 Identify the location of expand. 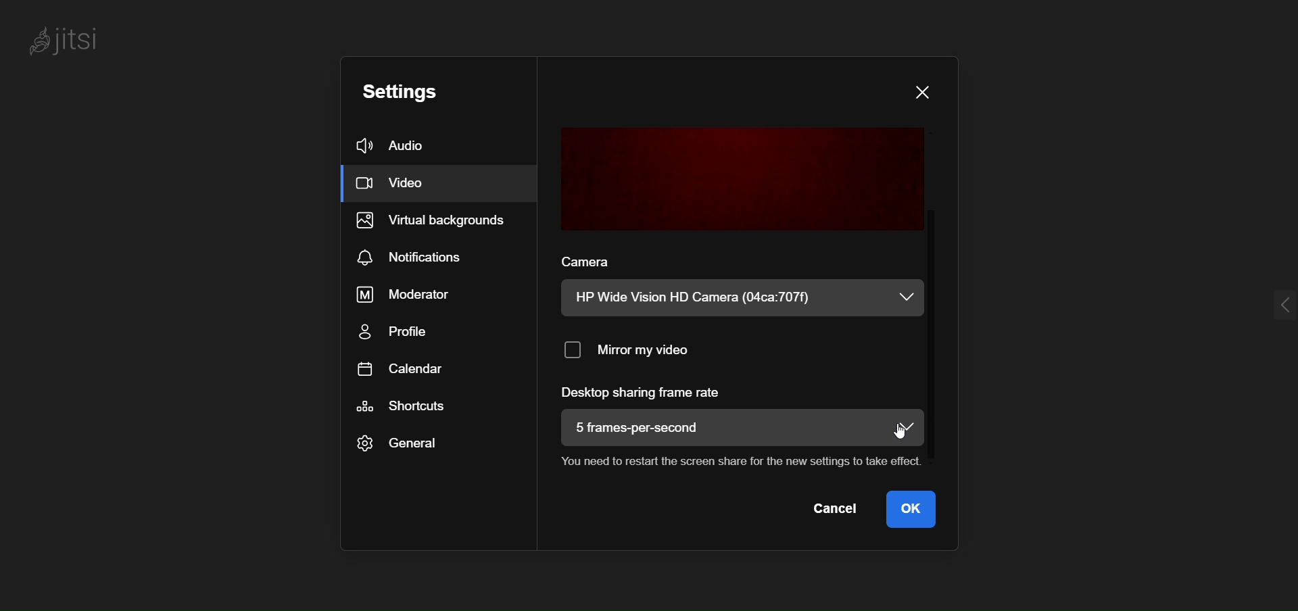
(1261, 304).